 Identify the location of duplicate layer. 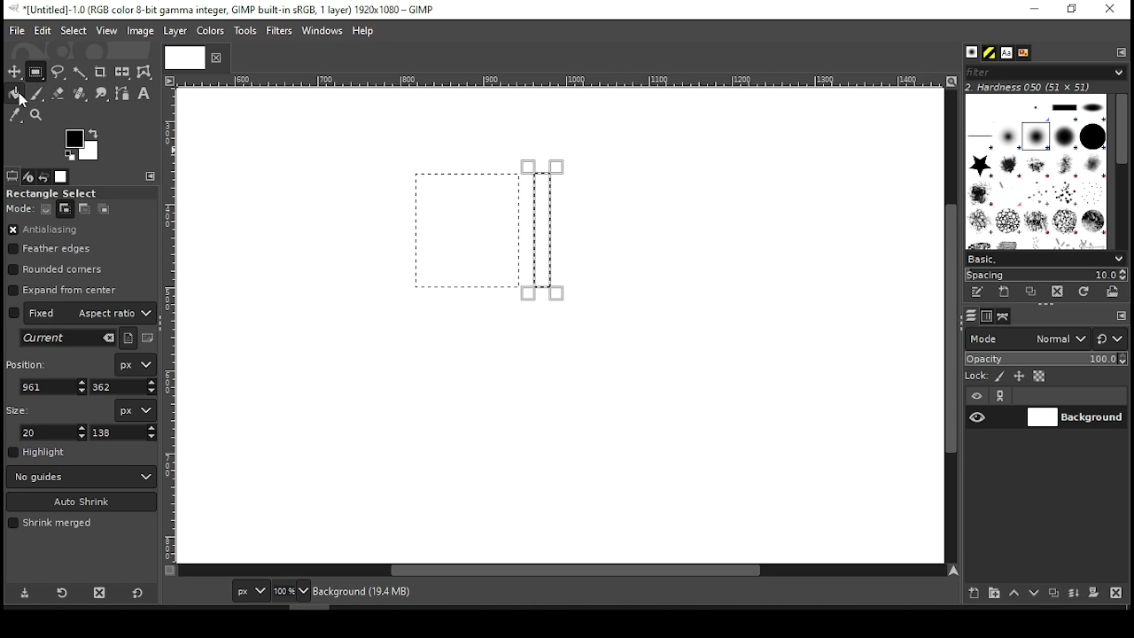
(1056, 595).